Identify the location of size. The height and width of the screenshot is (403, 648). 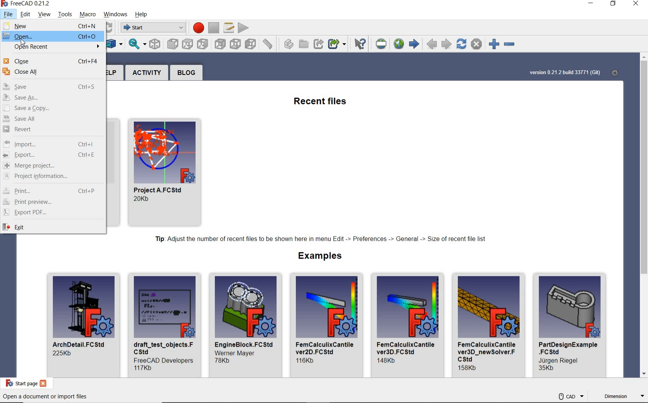
(143, 199).